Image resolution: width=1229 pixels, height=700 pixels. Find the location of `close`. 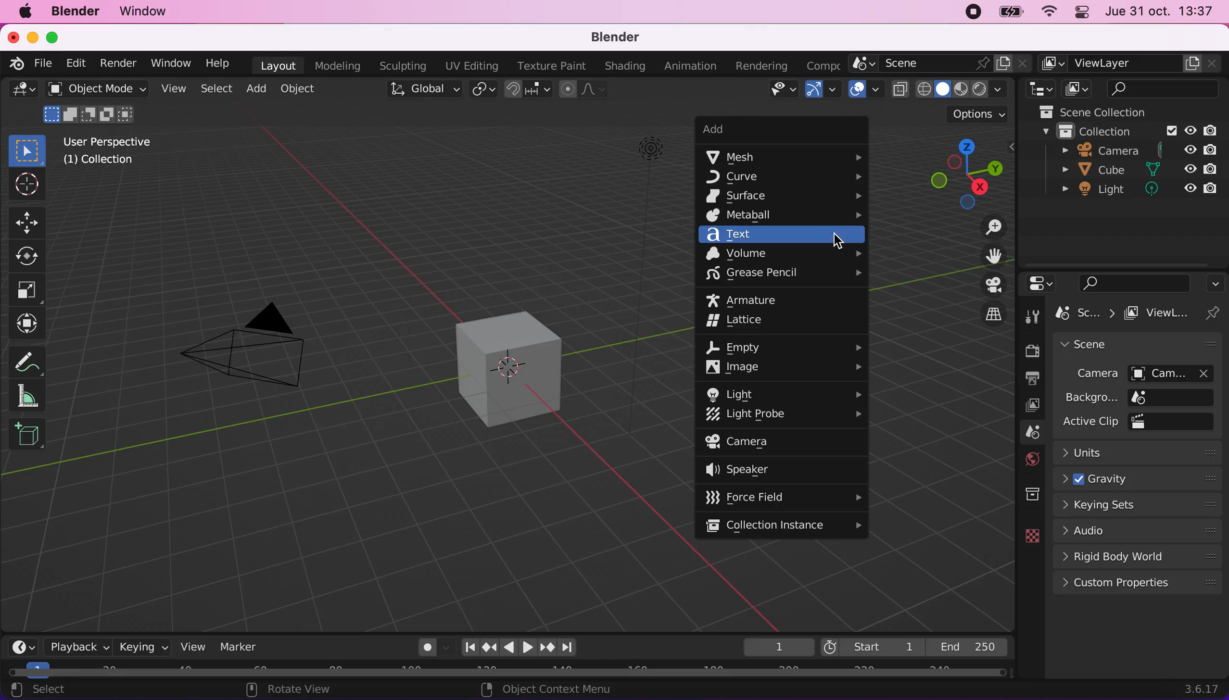

close is located at coordinates (14, 37).